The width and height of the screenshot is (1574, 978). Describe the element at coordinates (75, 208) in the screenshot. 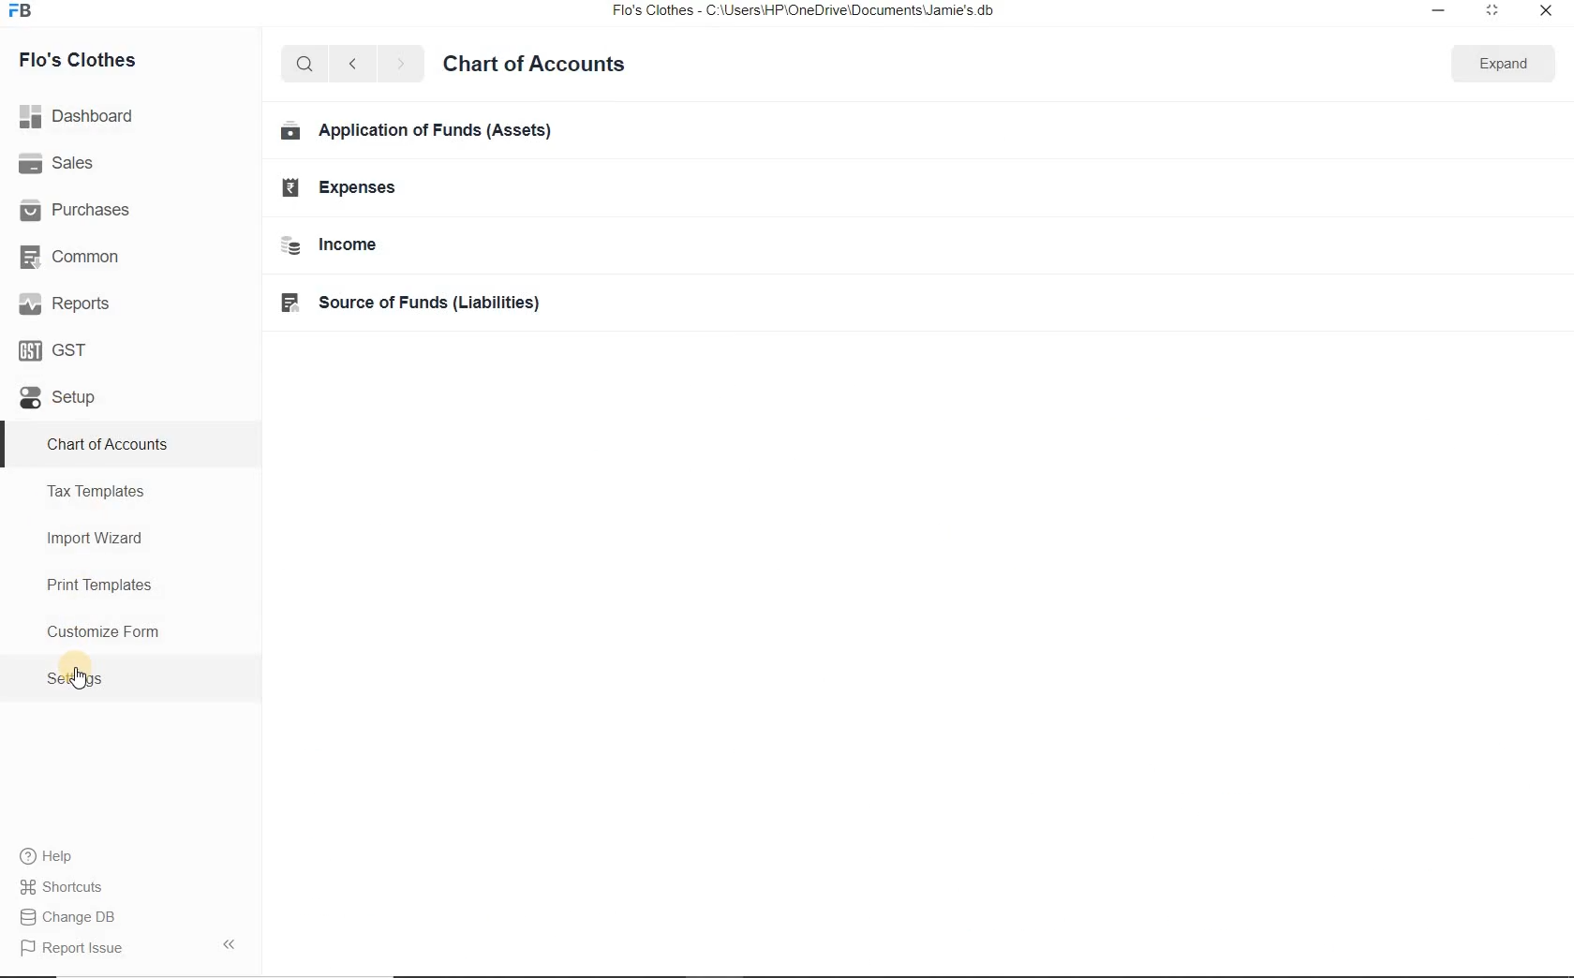

I see `Purchases` at that location.